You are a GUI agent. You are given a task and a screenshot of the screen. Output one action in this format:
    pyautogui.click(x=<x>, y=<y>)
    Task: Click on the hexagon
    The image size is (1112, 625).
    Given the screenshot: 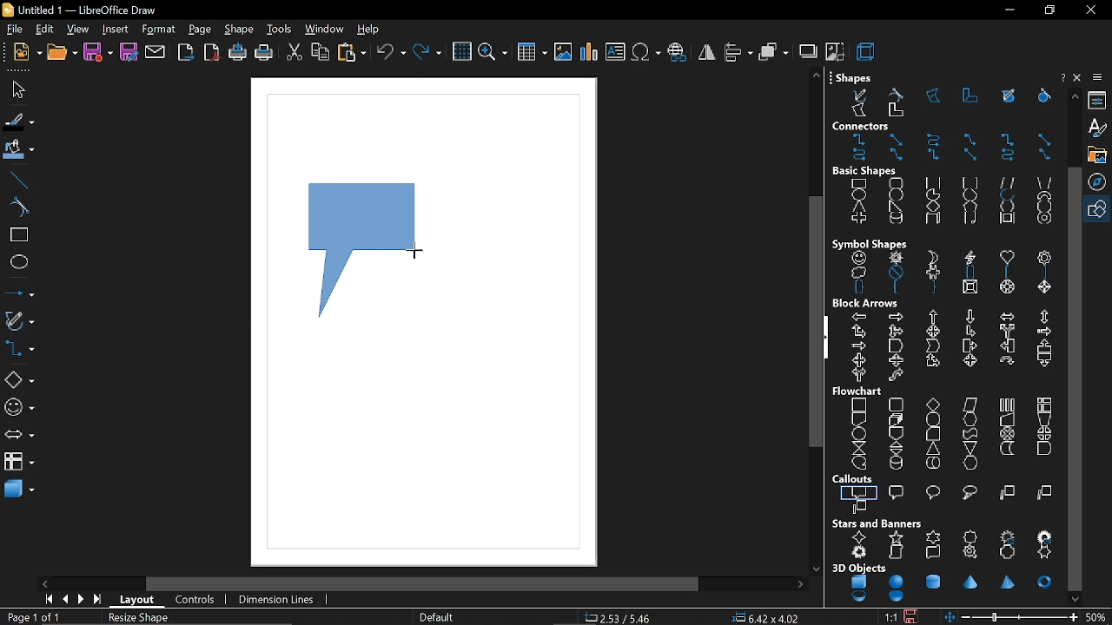 What is the action you would take?
    pyautogui.click(x=1006, y=207)
    